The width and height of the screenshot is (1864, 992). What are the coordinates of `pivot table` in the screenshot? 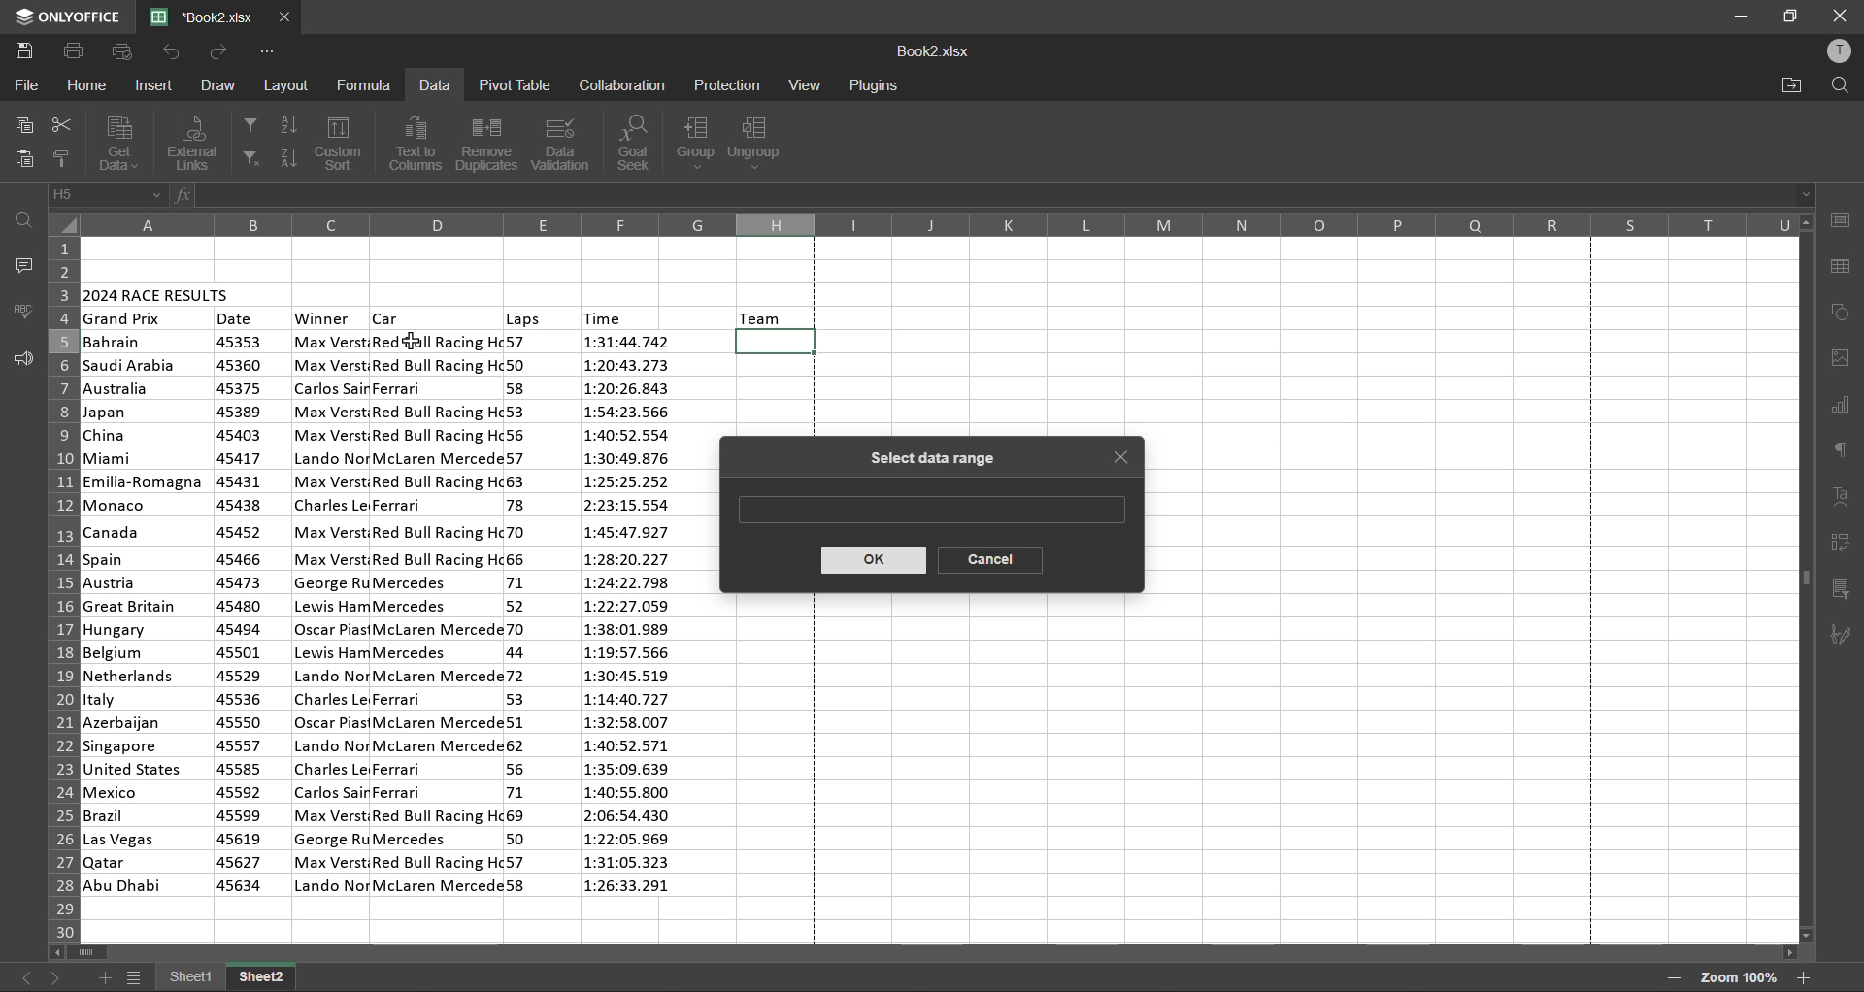 It's located at (513, 84).